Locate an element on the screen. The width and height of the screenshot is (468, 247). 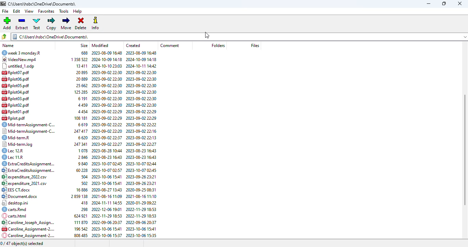
2023-10-07 02:45 is located at coordinates (142, 171).